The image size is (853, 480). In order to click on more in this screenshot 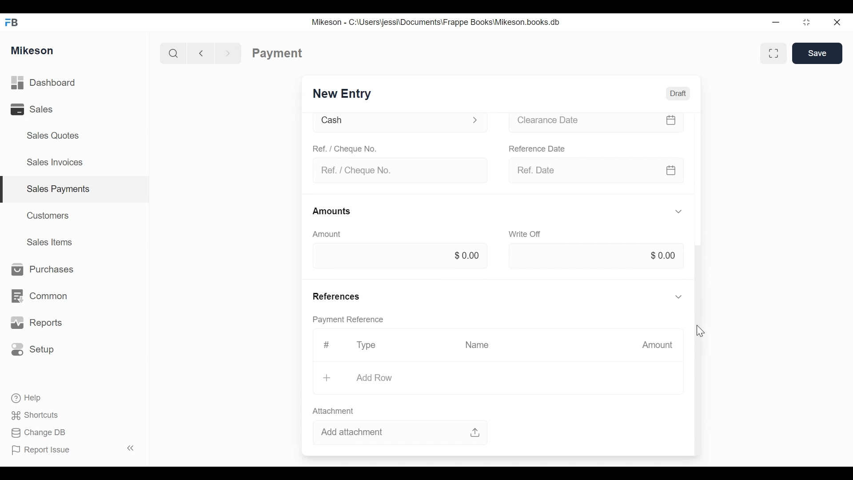, I will do `click(474, 120)`.